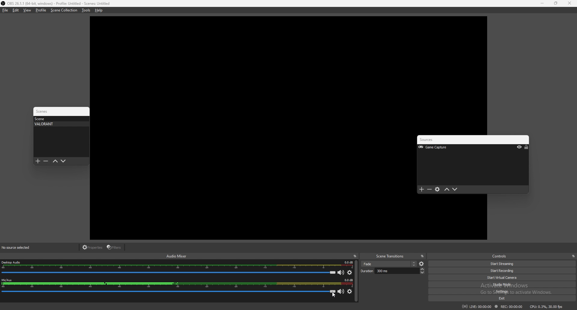 The image size is (577, 310). Describe the element at coordinates (46, 161) in the screenshot. I see `remove` at that location.